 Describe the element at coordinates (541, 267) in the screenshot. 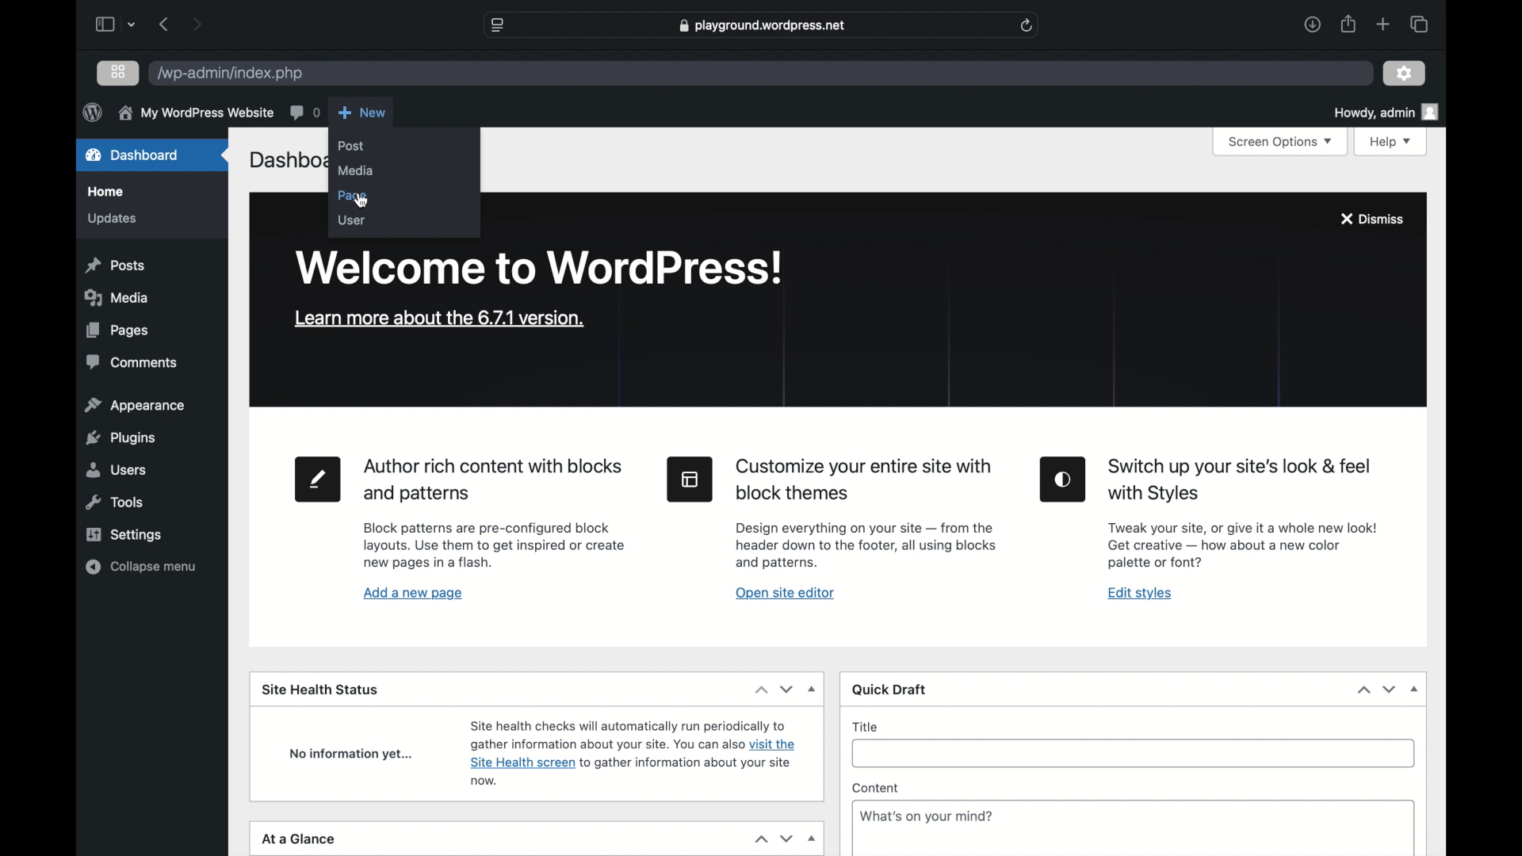

I see `welcome to wordpress` at that location.